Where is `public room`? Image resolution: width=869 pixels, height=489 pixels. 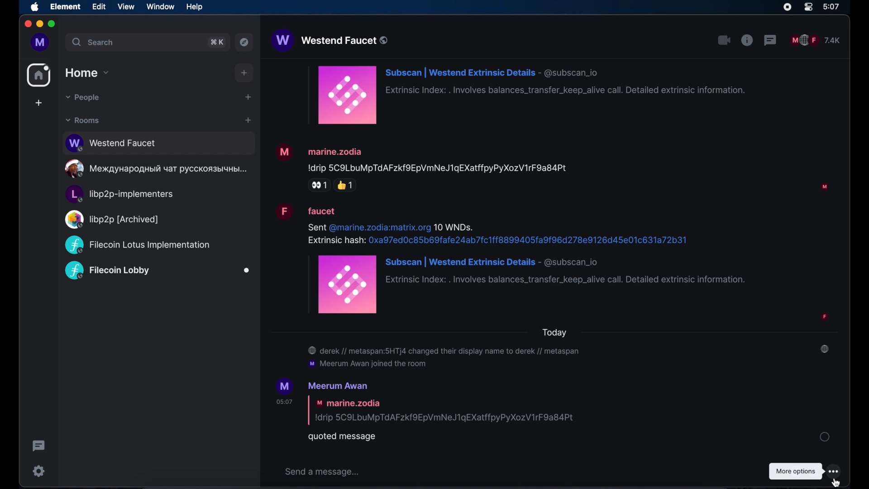 public room is located at coordinates (111, 219).